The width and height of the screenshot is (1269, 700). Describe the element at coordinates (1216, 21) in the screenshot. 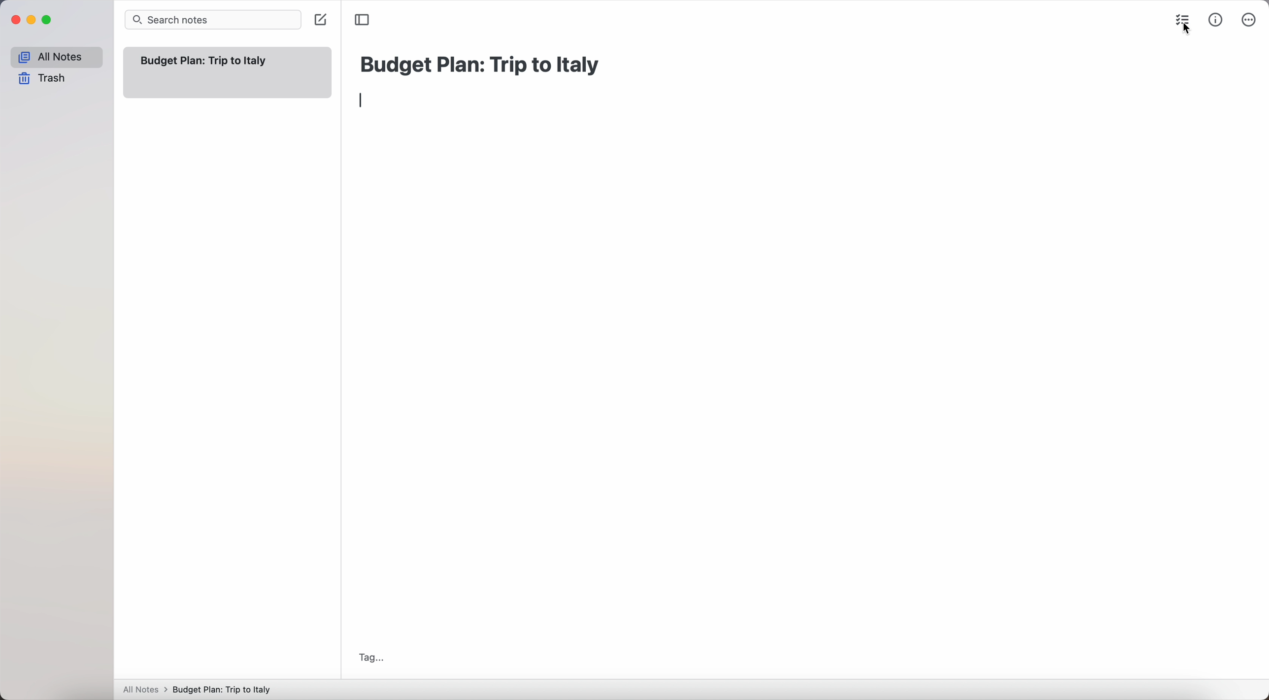

I see `metrics` at that location.